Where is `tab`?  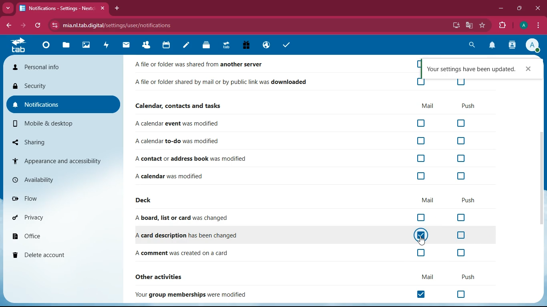 tab is located at coordinates (226, 45).